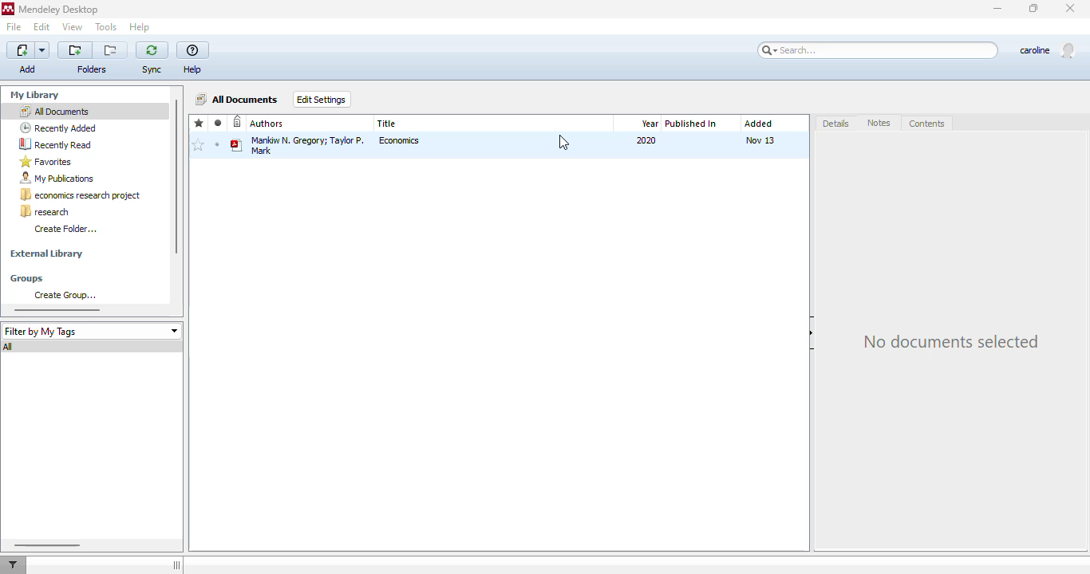 The height and width of the screenshot is (574, 1090). I want to click on Nov 13, so click(760, 141).